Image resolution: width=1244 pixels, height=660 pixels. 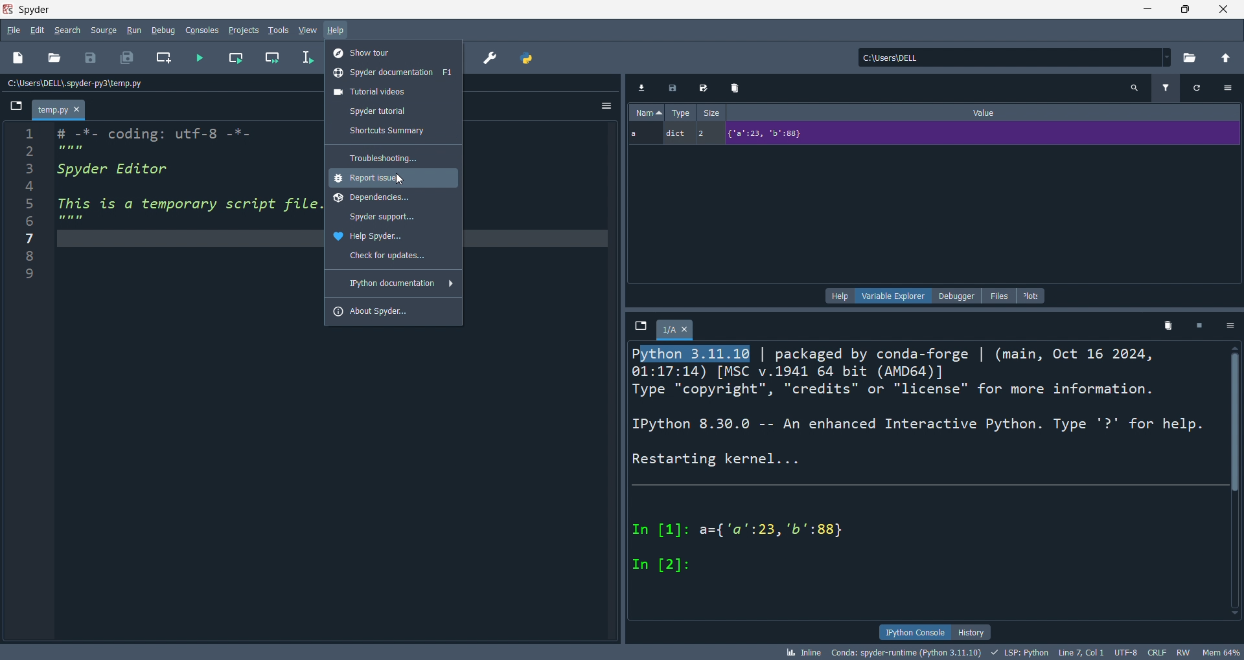 I want to click on about, so click(x=395, y=311).